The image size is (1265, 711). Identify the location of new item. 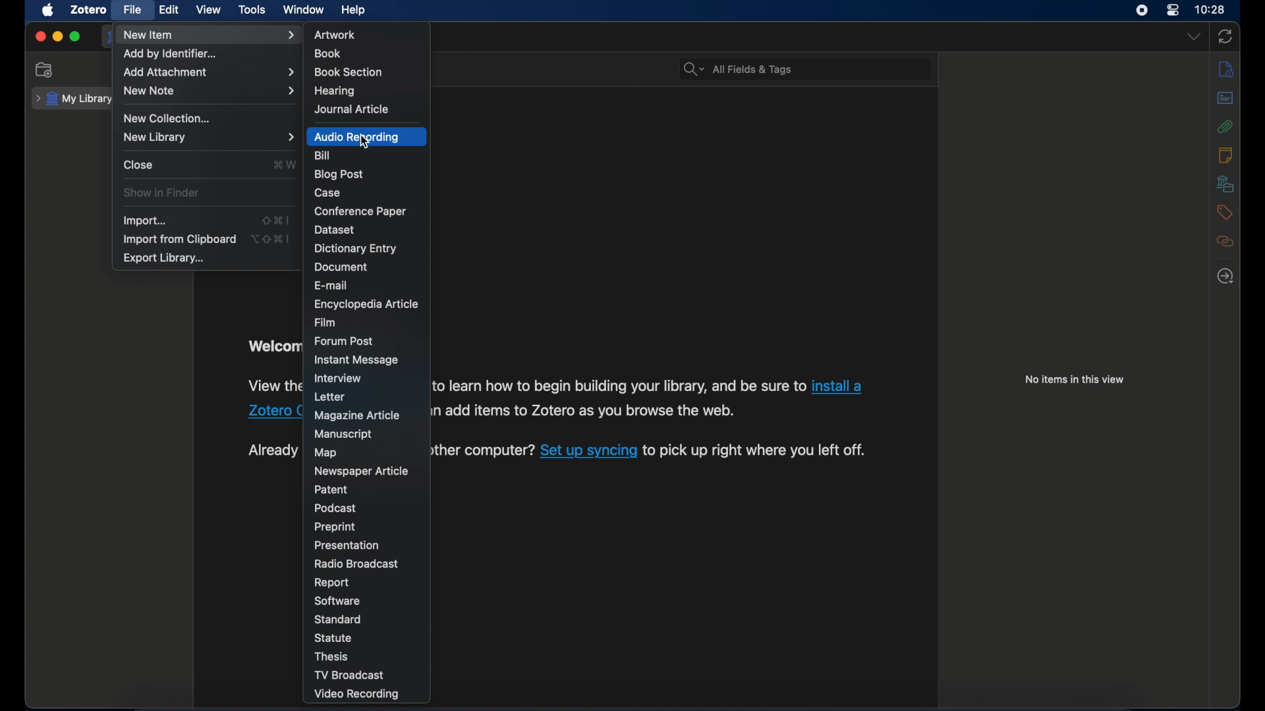
(209, 36).